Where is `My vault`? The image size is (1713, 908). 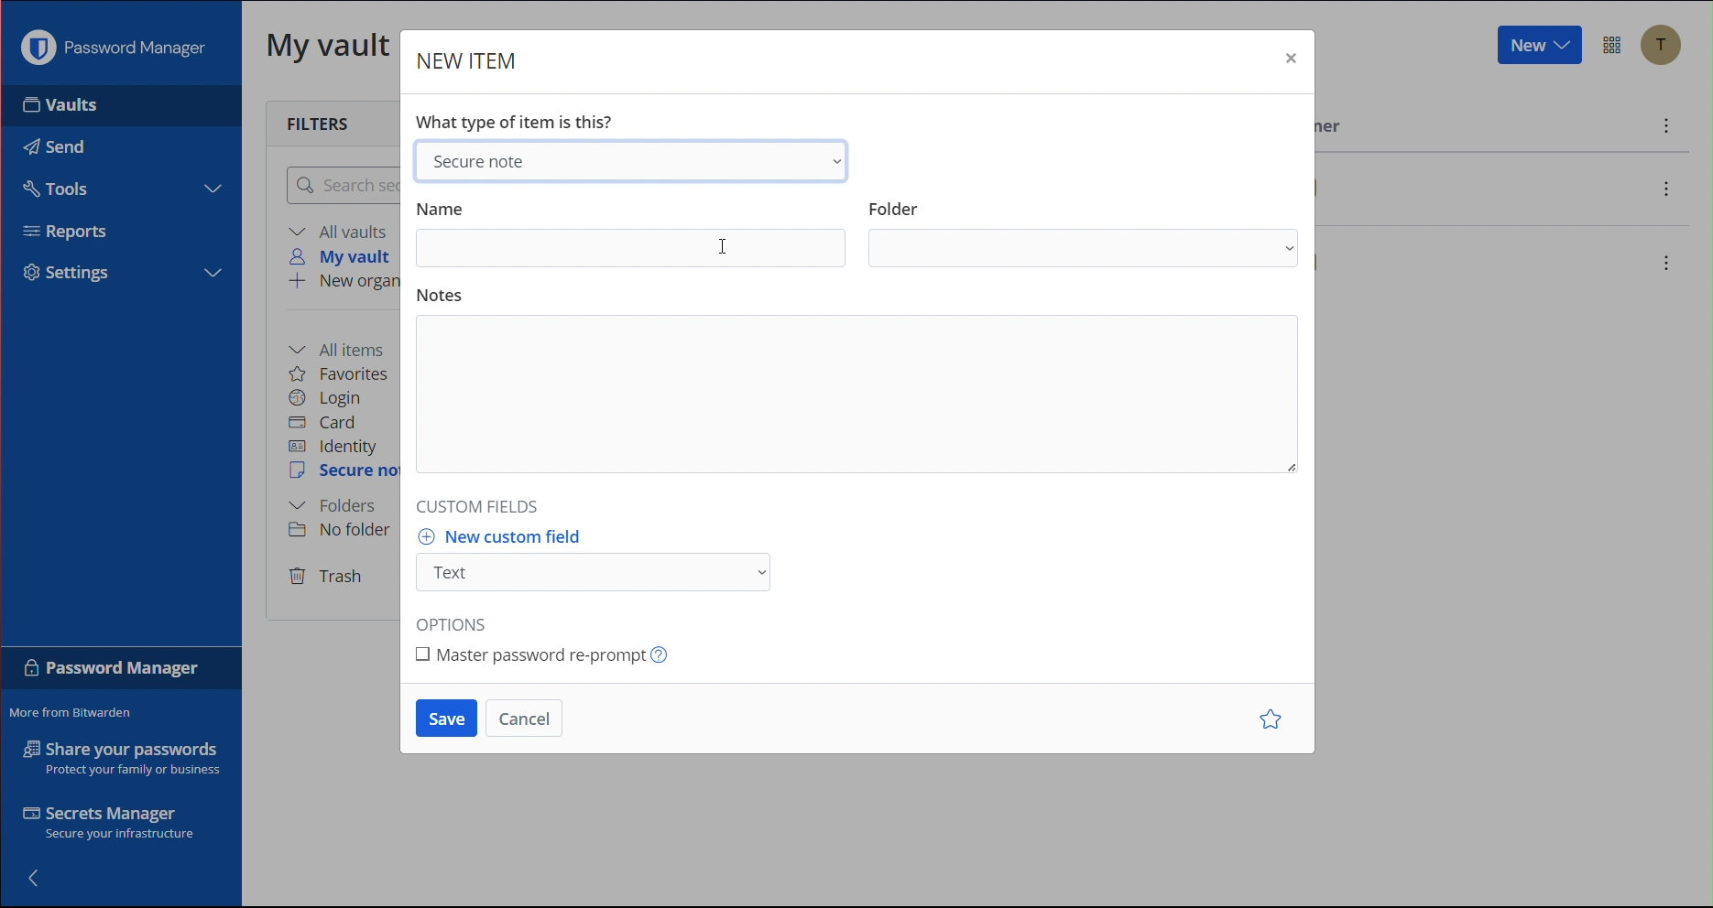
My vault is located at coordinates (345, 256).